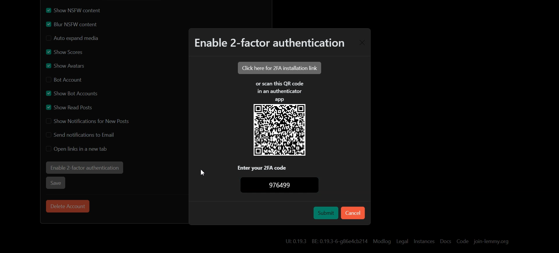 The image size is (559, 253). What do you see at coordinates (554, 126) in the screenshot?
I see `Scroll bar` at bounding box center [554, 126].